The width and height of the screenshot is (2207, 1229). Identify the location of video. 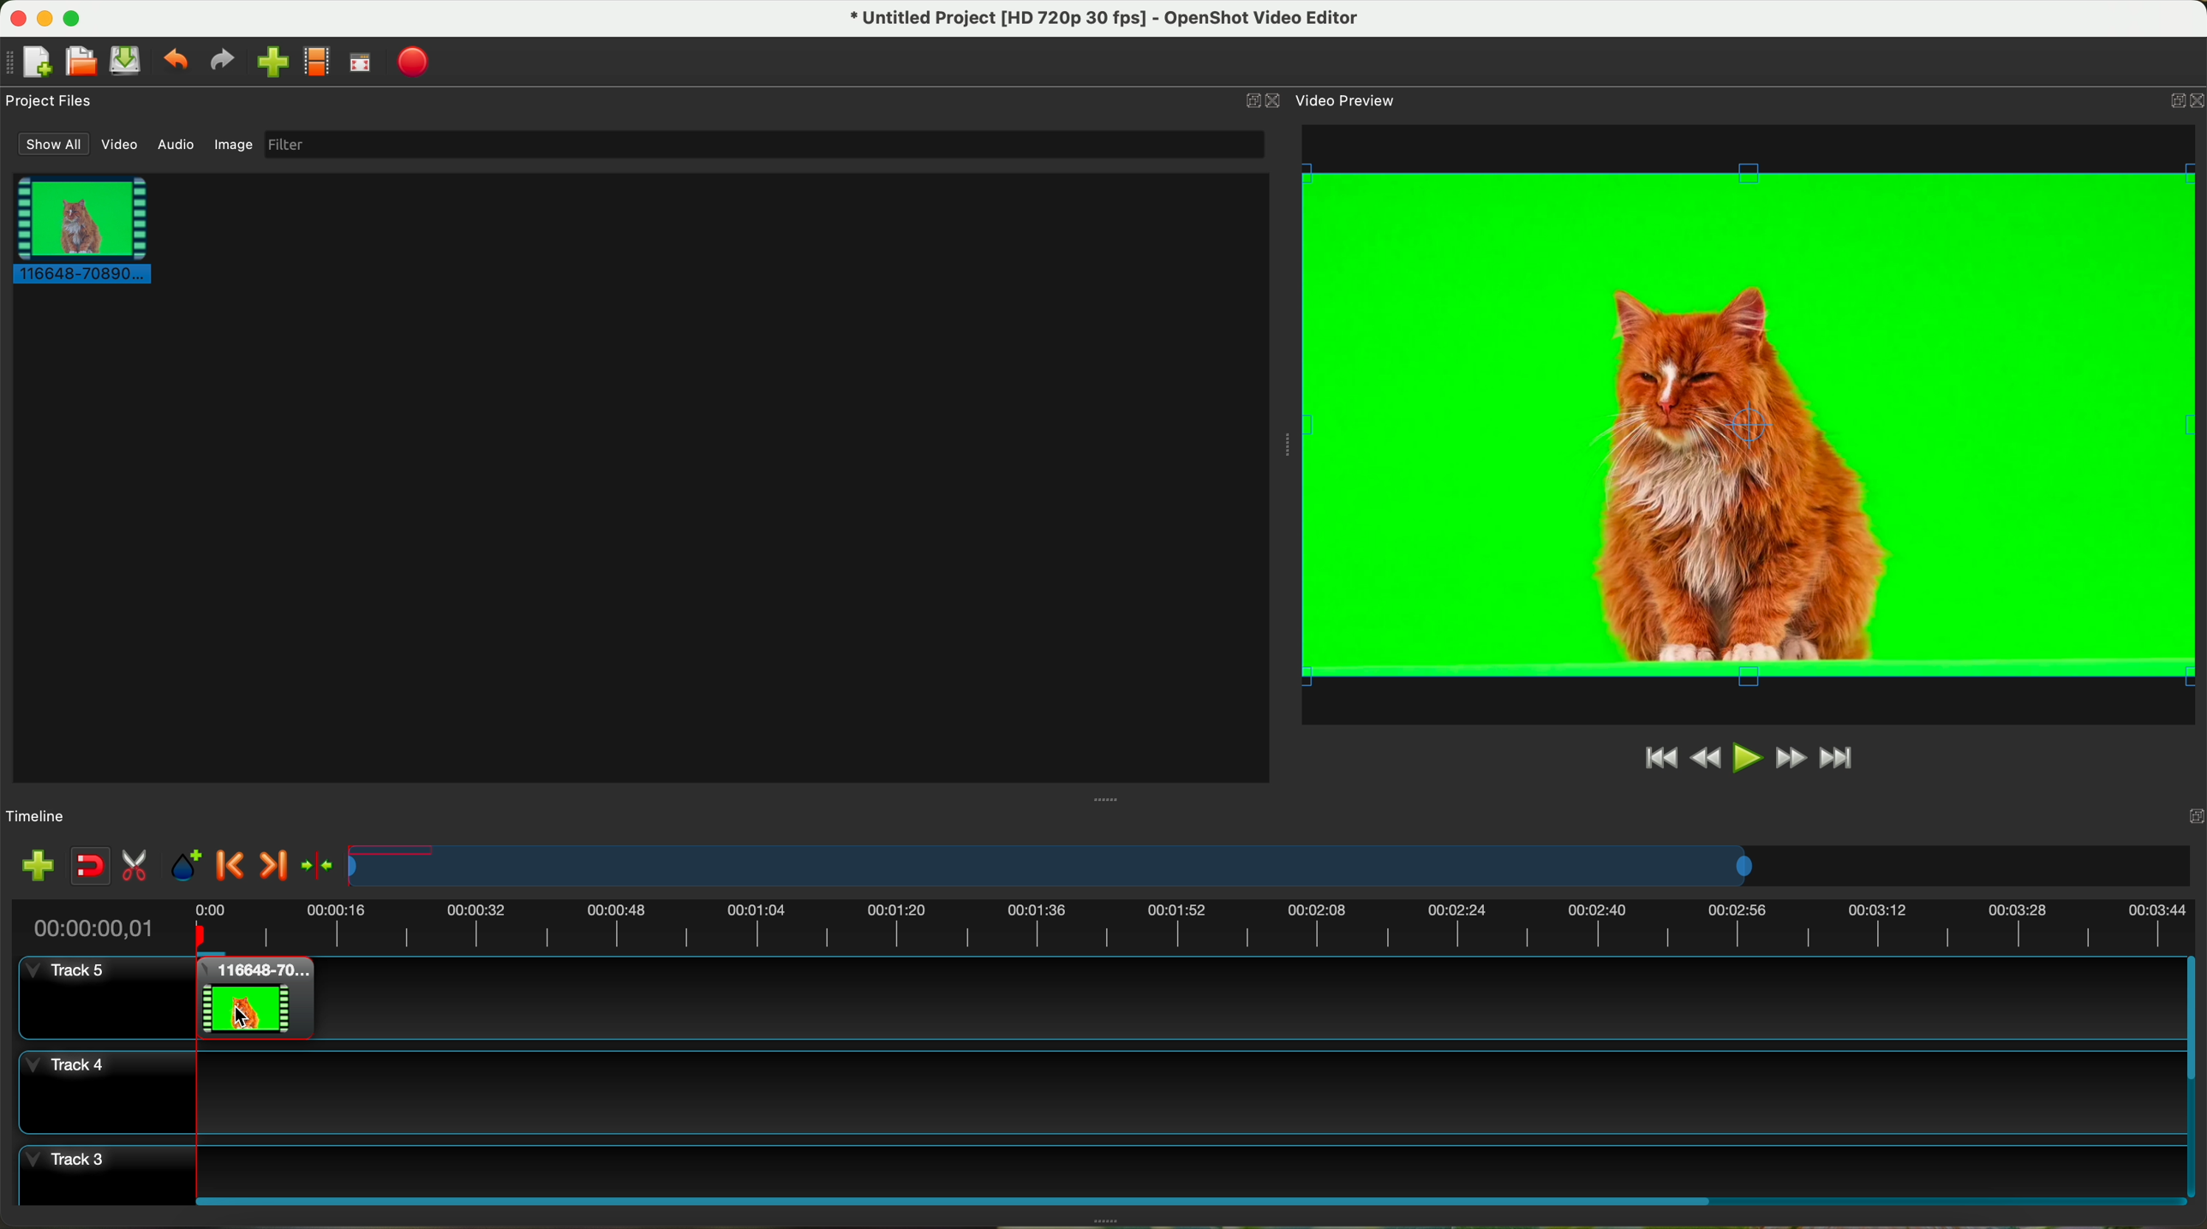
(121, 145).